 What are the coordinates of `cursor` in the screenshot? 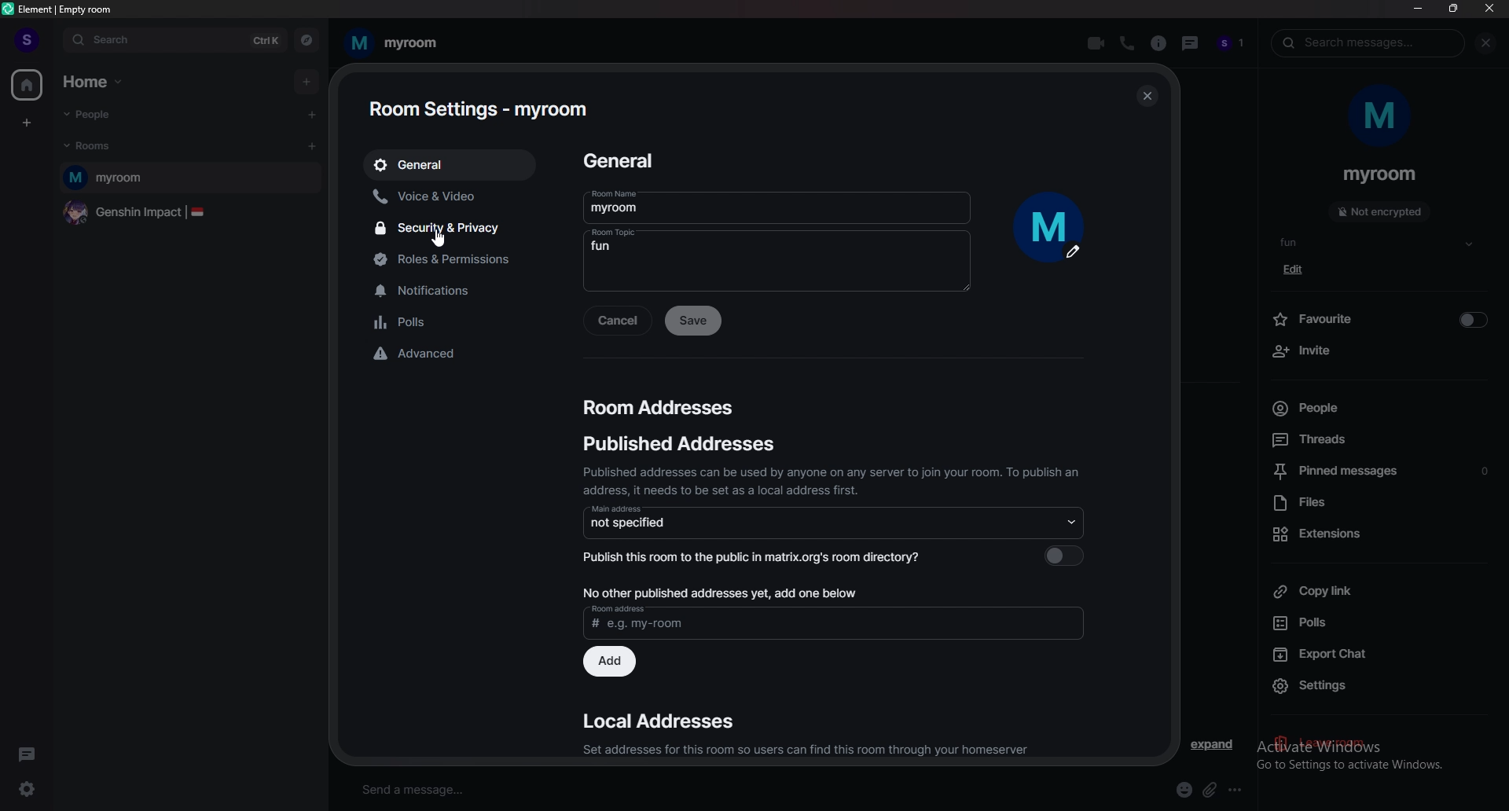 It's located at (440, 240).